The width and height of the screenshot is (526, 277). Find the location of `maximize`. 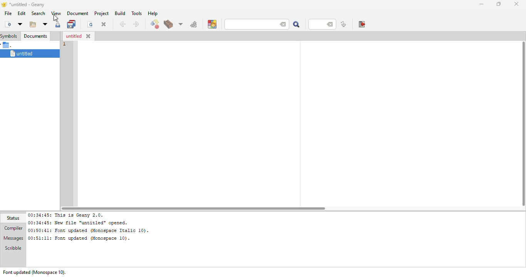

maximize is located at coordinates (498, 3).